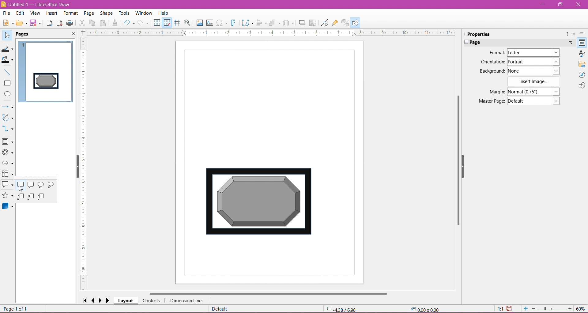  I want to click on Copy, so click(92, 23).